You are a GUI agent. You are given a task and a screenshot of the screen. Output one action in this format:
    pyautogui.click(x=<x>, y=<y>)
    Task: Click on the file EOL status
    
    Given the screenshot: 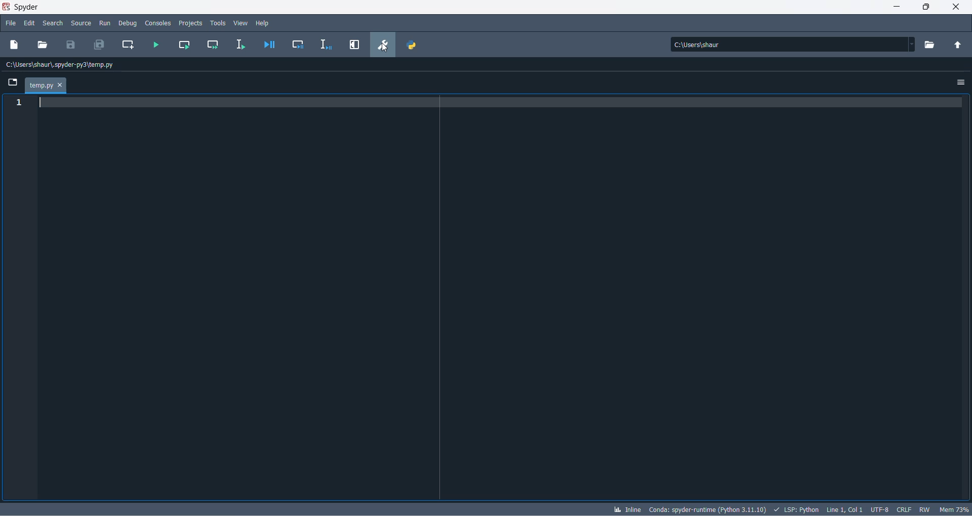 What is the action you would take?
    pyautogui.click(x=904, y=508)
    